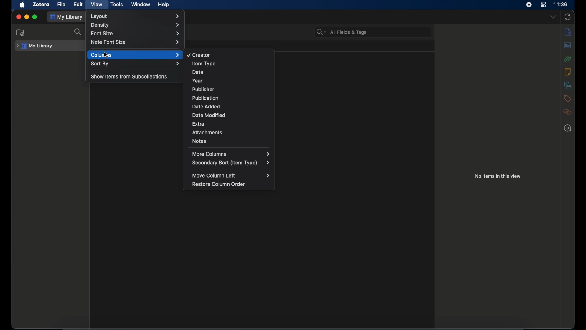 The image size is (586, 330). Describe the element at coordinates (135, 42) in the screenshot. I see `note font size` at that location.